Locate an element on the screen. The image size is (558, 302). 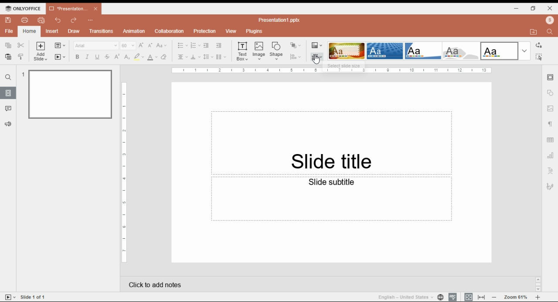
collaboration is located at coordinates (169, 31).